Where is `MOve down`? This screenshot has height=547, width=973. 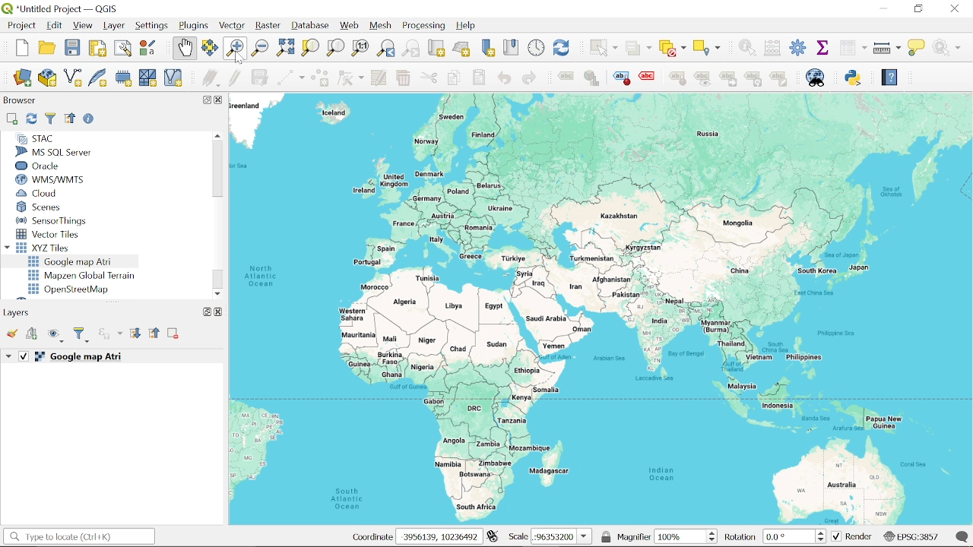
MOve down is located at coordinates (218, 292).